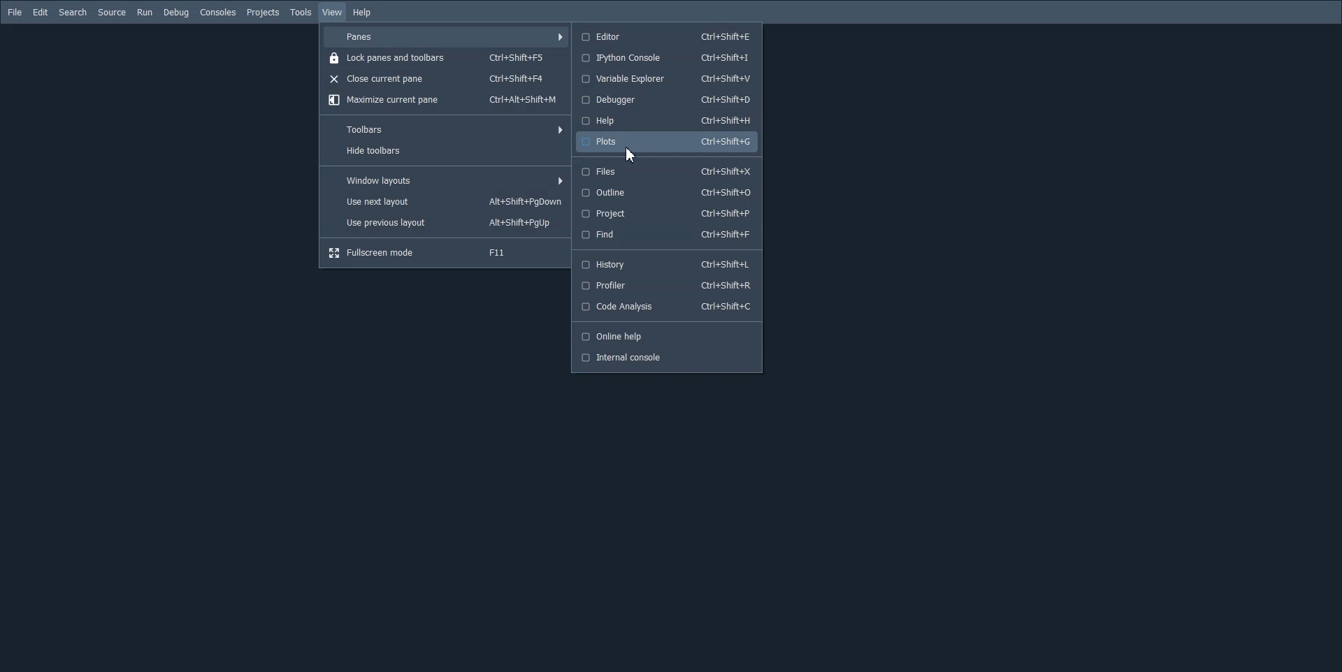 Image resolution: width=1342 pixels, height=672 pixels. Describe the element at coordinates (445, 37) in the screenshot. I see `Panes` at that location.